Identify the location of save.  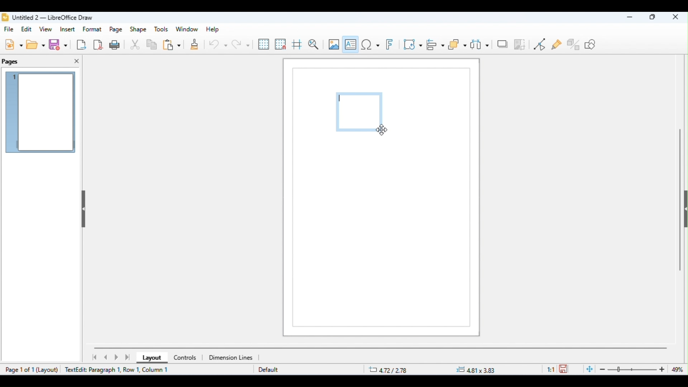
(565, 368).